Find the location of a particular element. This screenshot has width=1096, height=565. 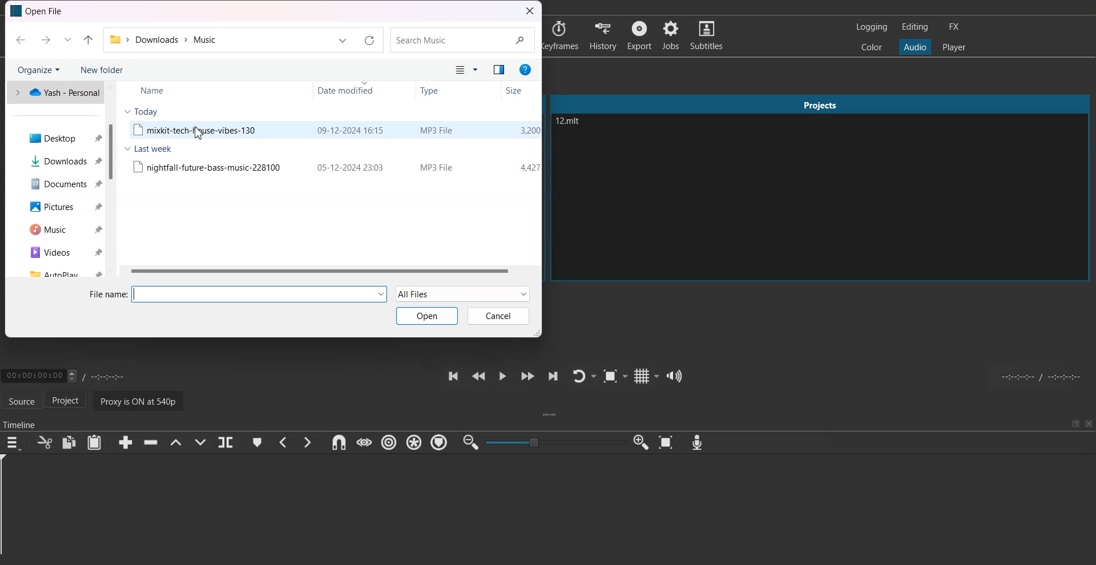

Date modified is located at coordinates (360, 91).